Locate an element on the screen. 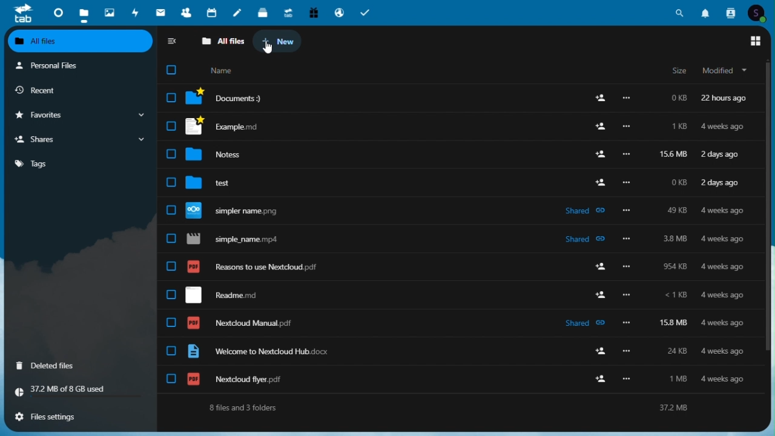  4 weeks ago is located at coordinates (726, 239).